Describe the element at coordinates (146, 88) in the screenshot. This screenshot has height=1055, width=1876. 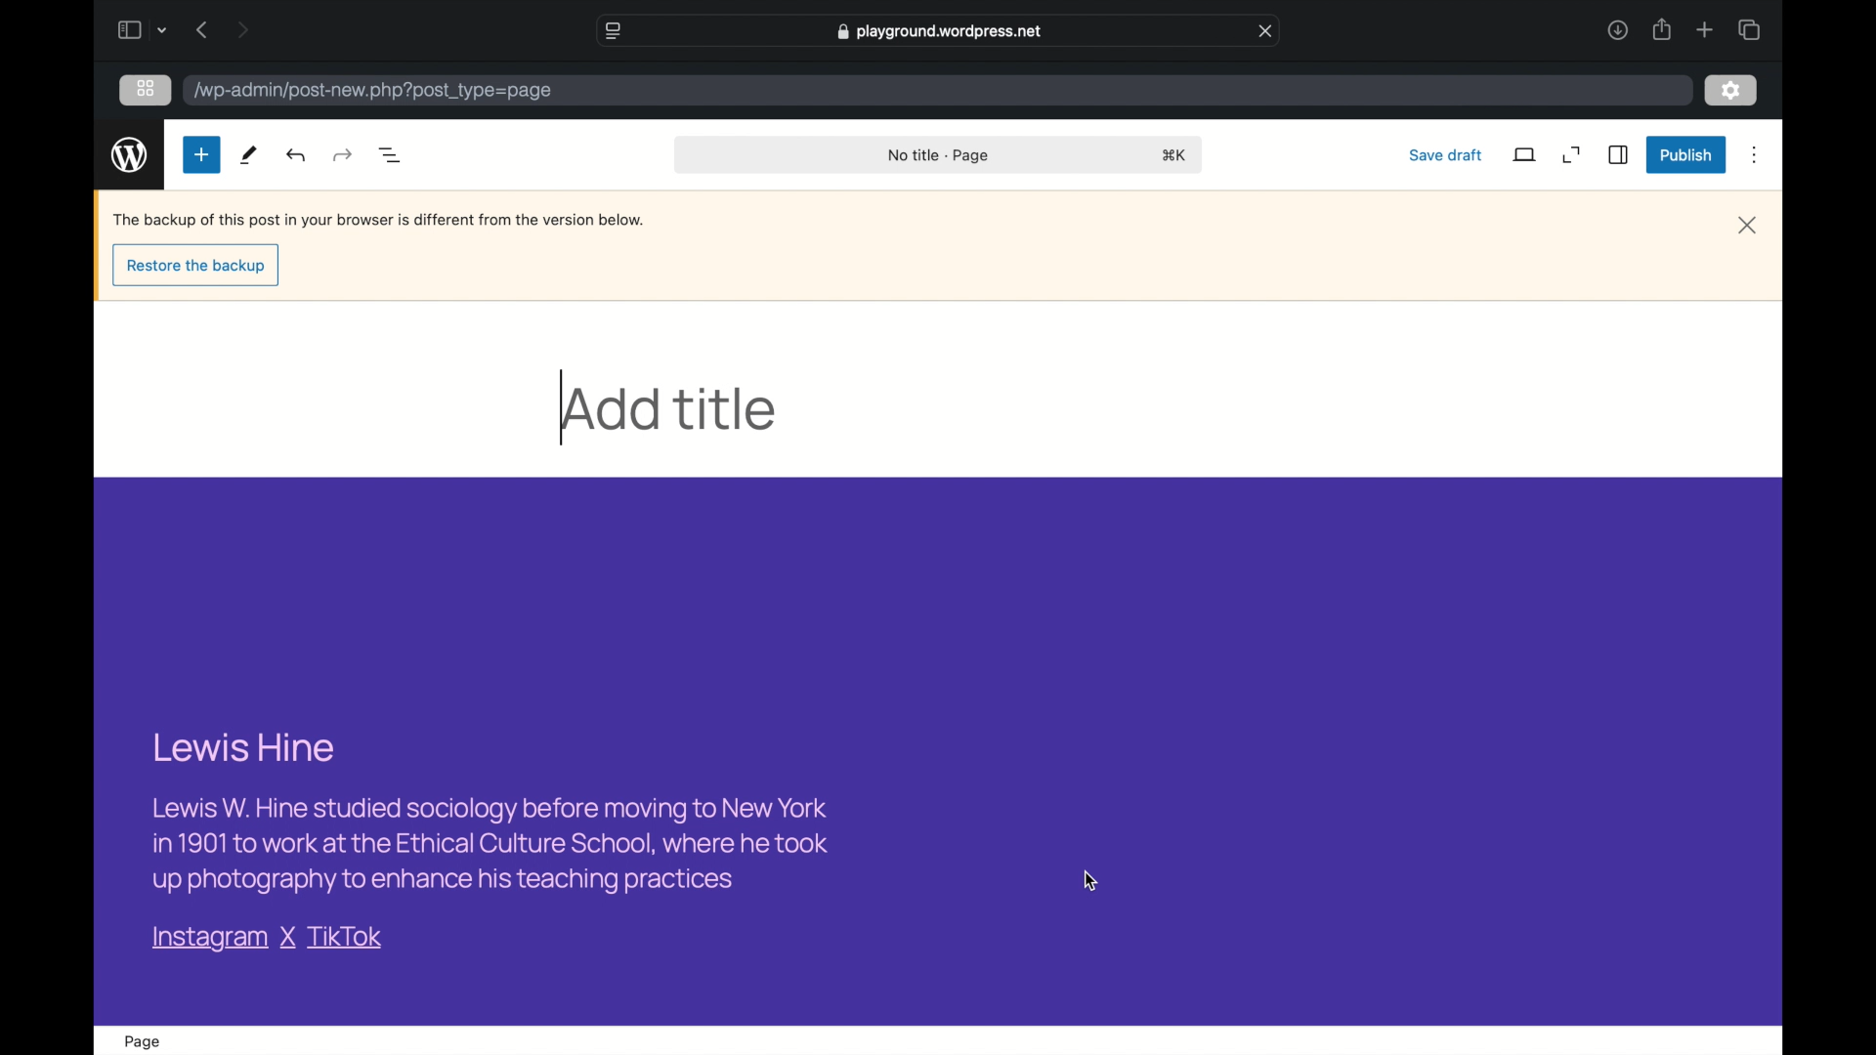
I see `grid view` at that location.